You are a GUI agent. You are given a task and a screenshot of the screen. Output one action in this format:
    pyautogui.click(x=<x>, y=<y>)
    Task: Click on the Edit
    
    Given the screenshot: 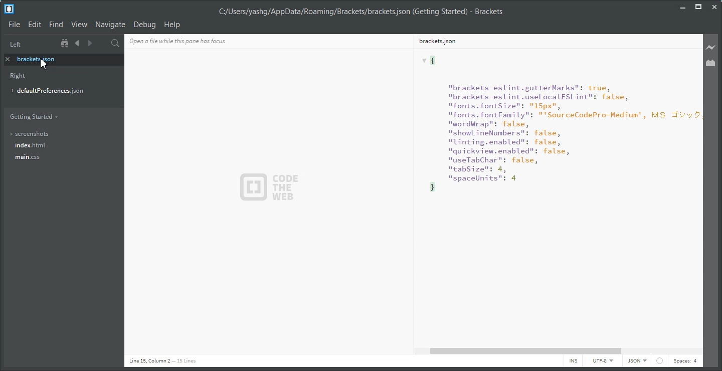 What is the action you would take?
    pyautogui.click(x=35, y=25)
    